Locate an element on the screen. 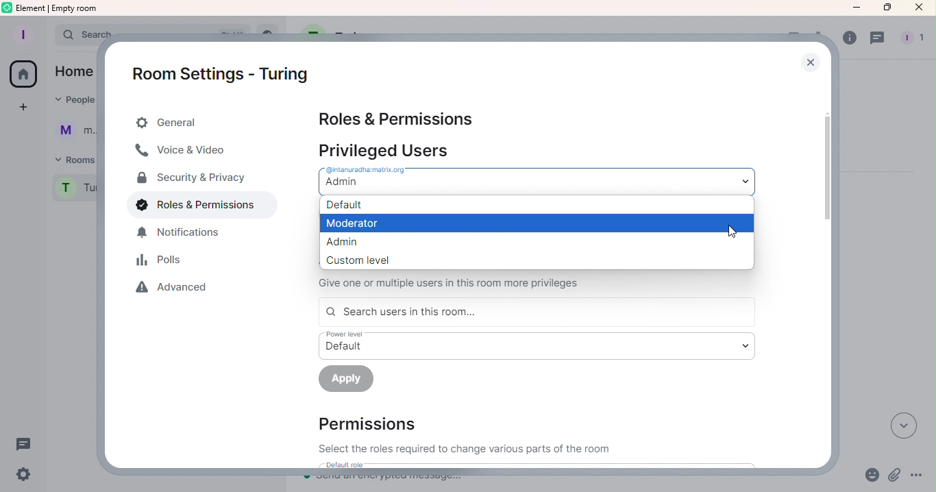  Close is located at coordinates (809, 60).